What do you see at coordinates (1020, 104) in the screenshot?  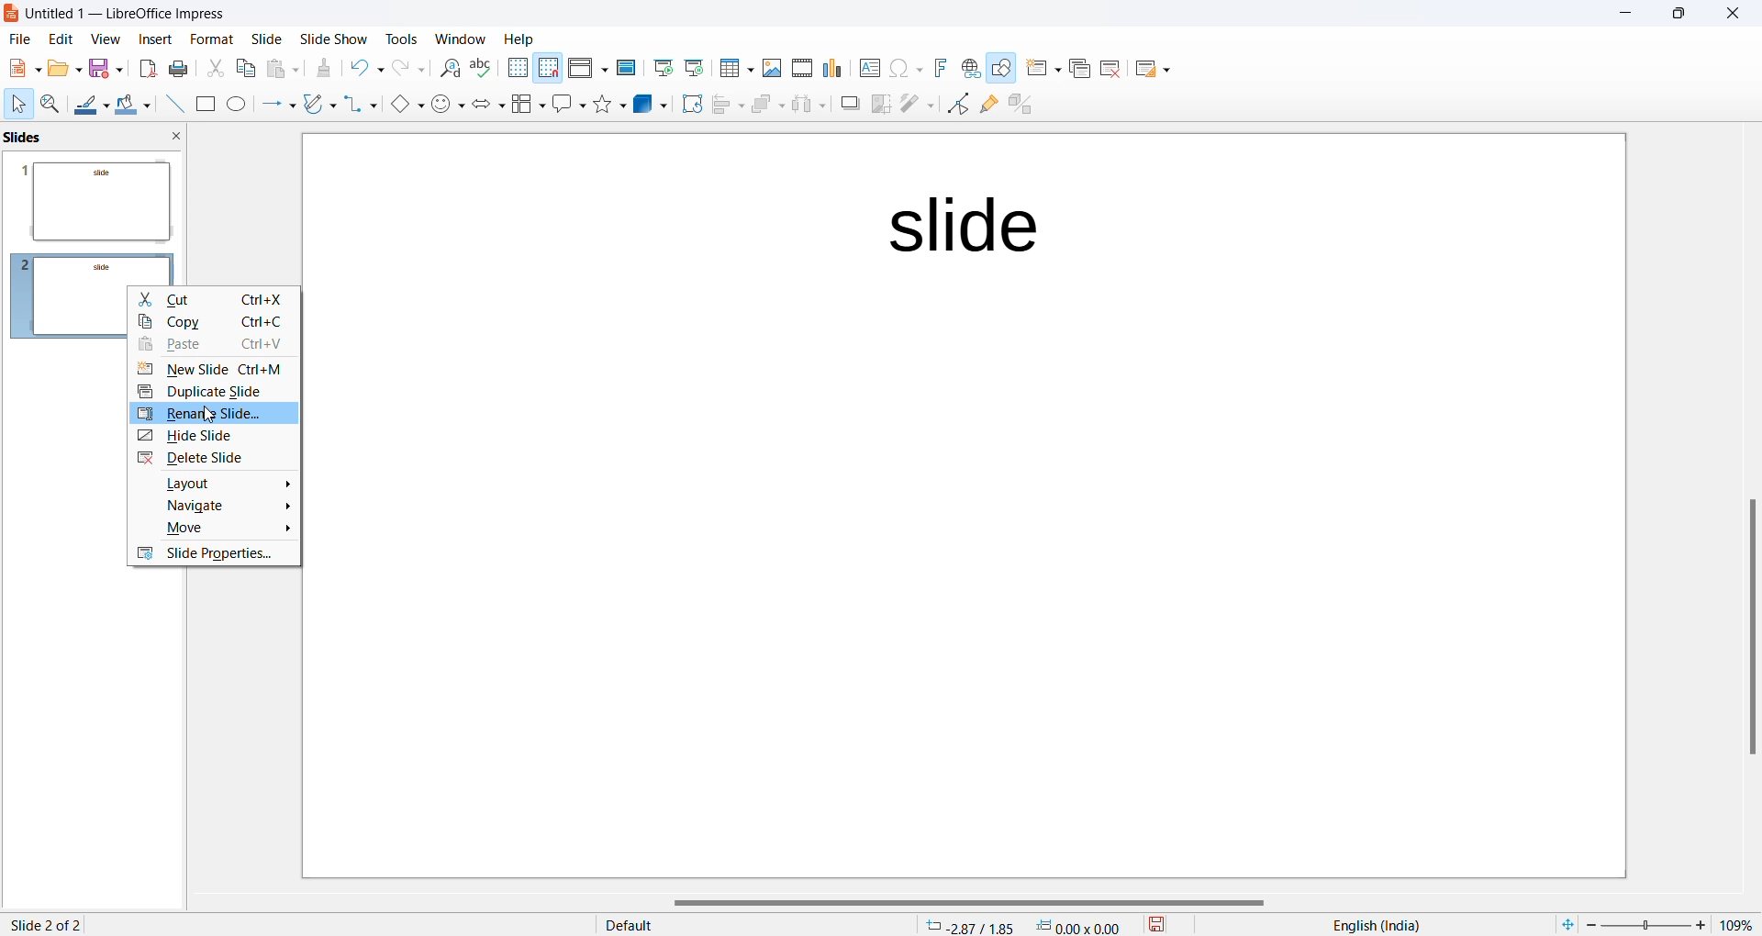 I see `toggle extrusion` at bounding box center [1020, 104].